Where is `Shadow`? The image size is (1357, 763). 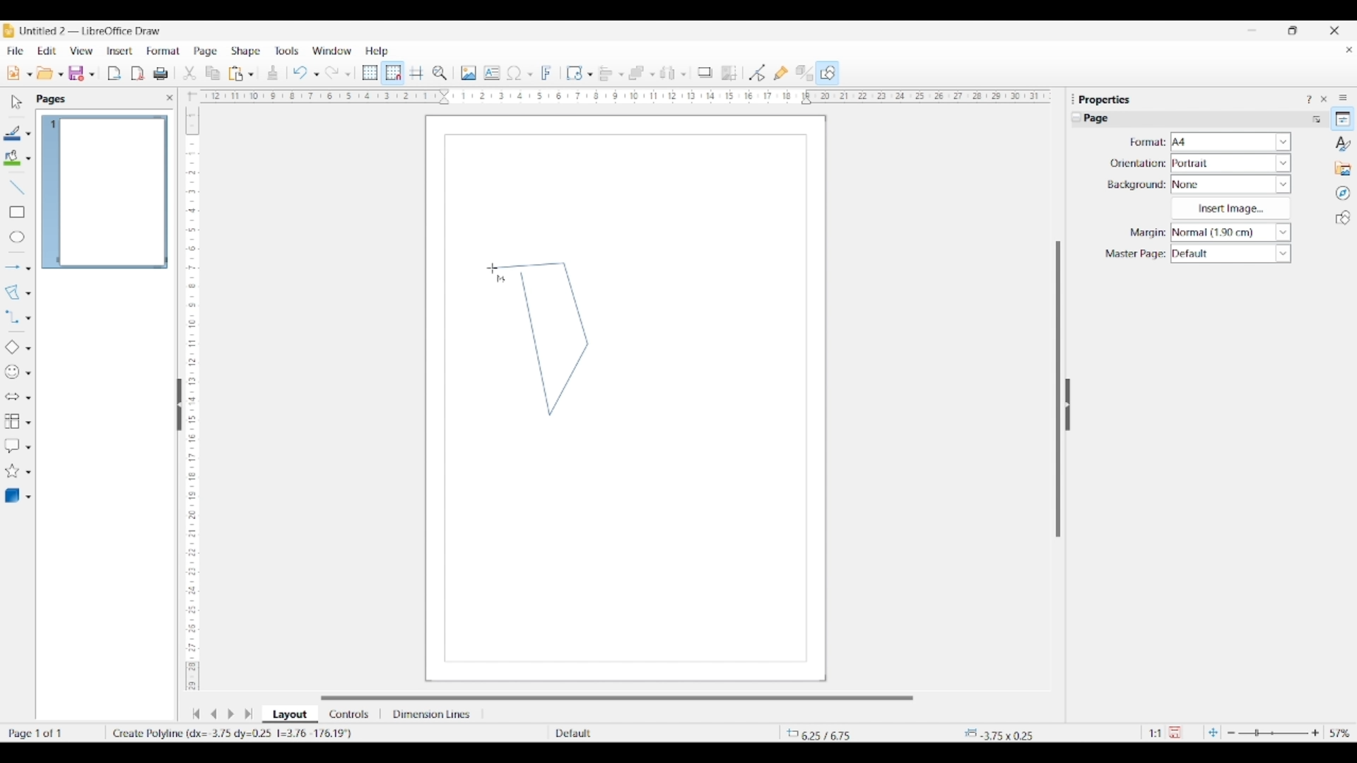 Shadow is located at coordinates (705, 72).